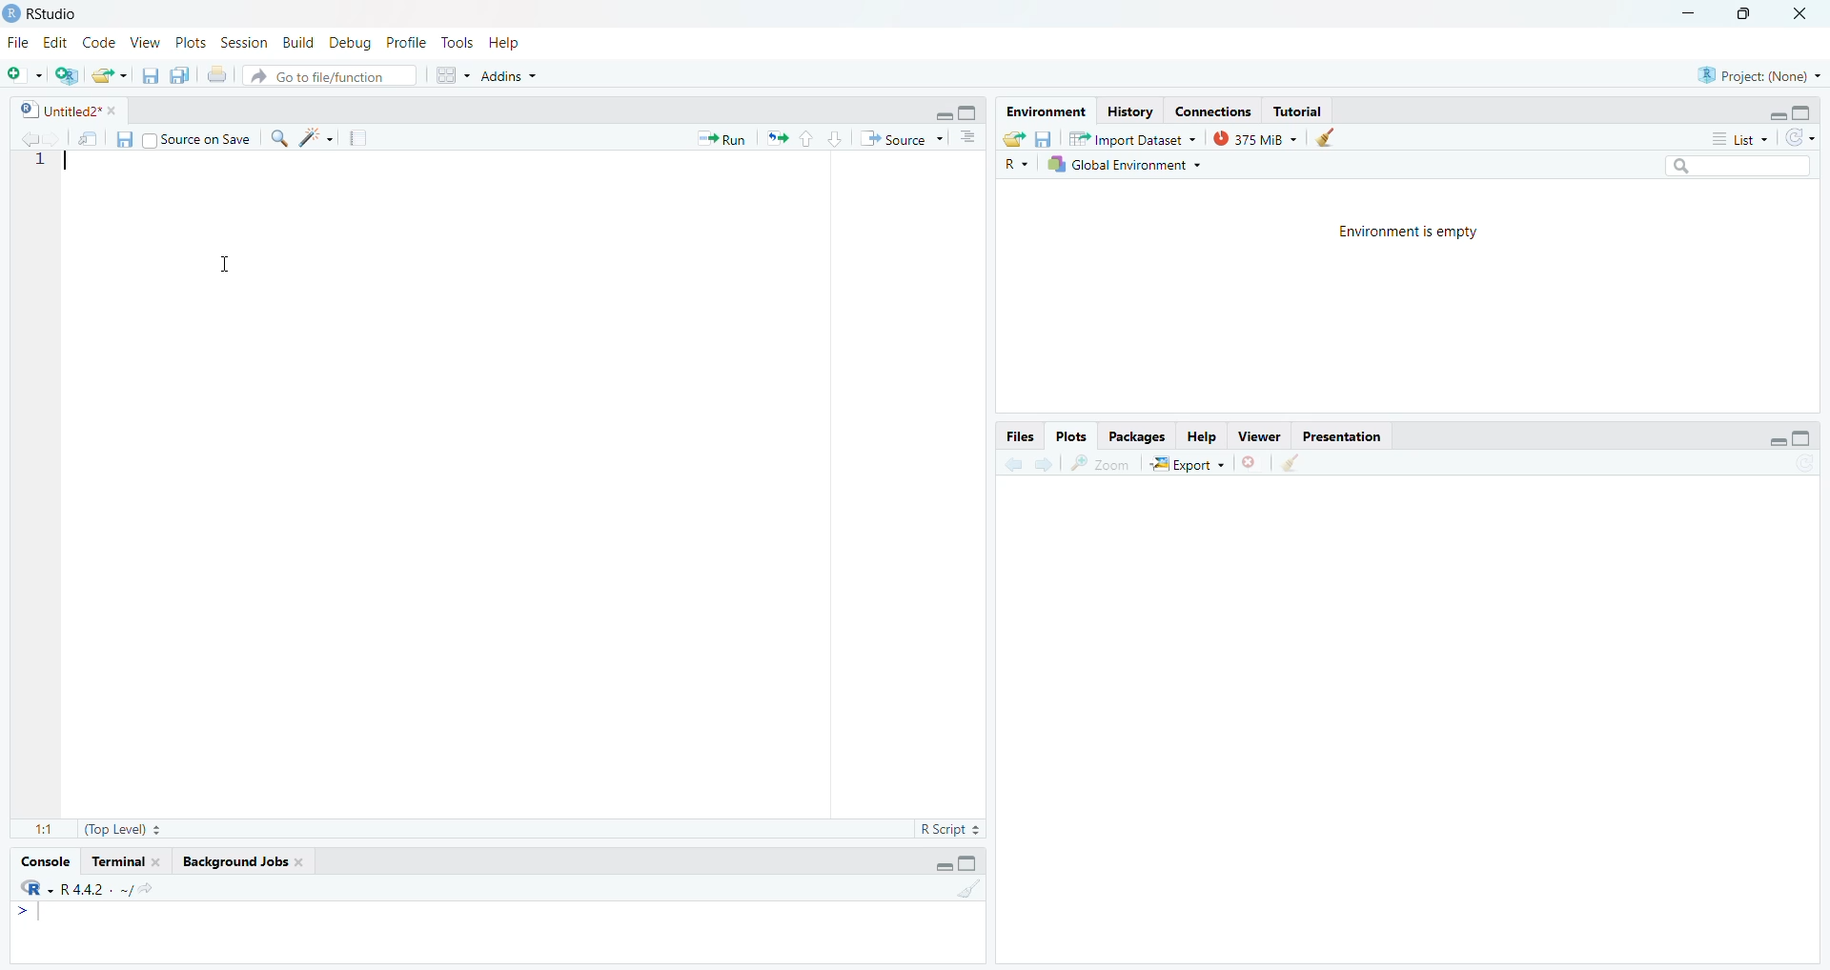 This screenshot has width=1830, height=970. Describe the element at coordinates (123, 830) in the screenshot. I see `(Top Level) ` at that location.